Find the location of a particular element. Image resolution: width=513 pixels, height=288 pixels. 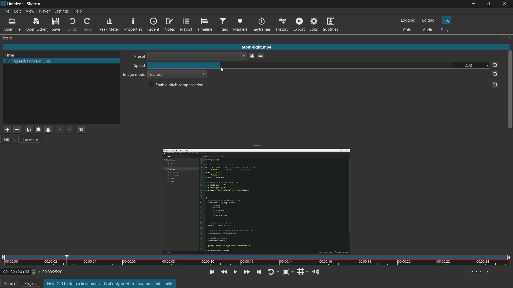

play quickly forward is located at coordinates (247, 271).